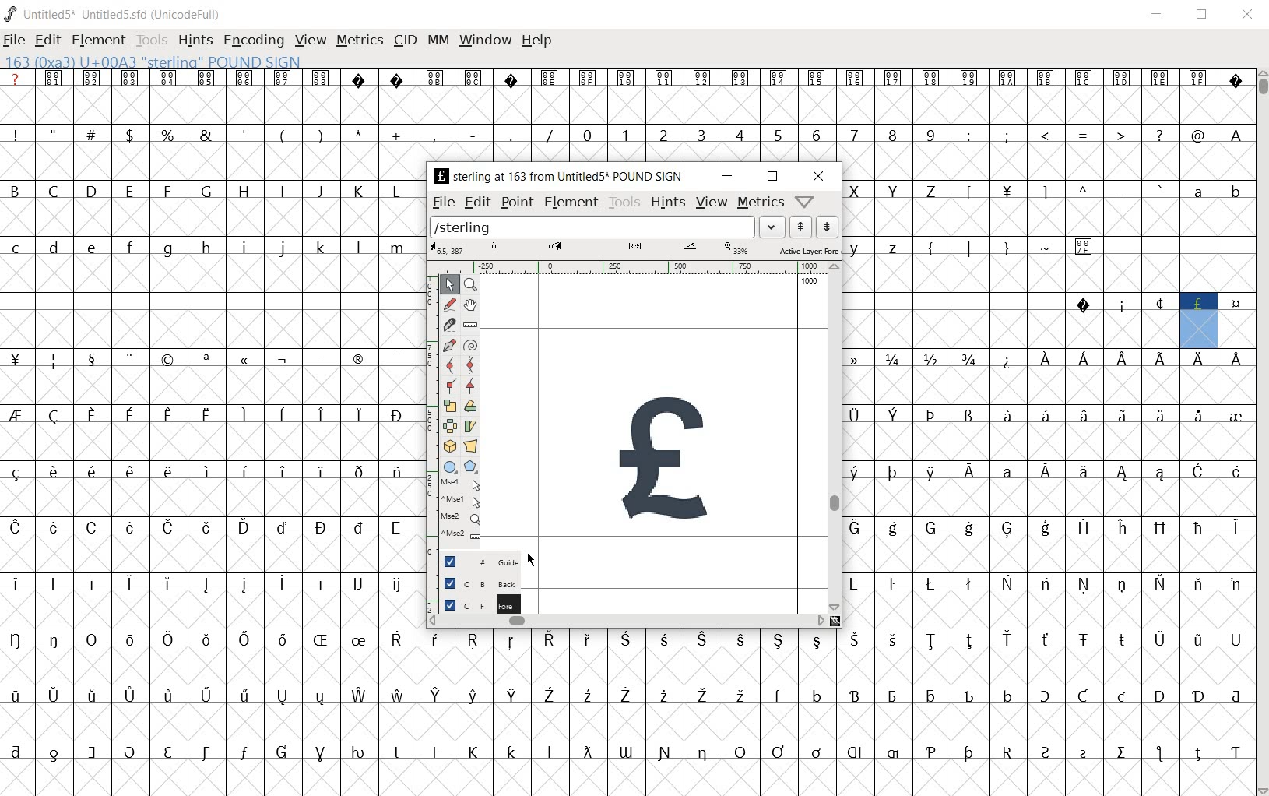 This screenshot has width=1269, height=796. What do you see at coordinates (19, 639) in the screenshot?
I see `Symbol` at bounding box center [19, 639].